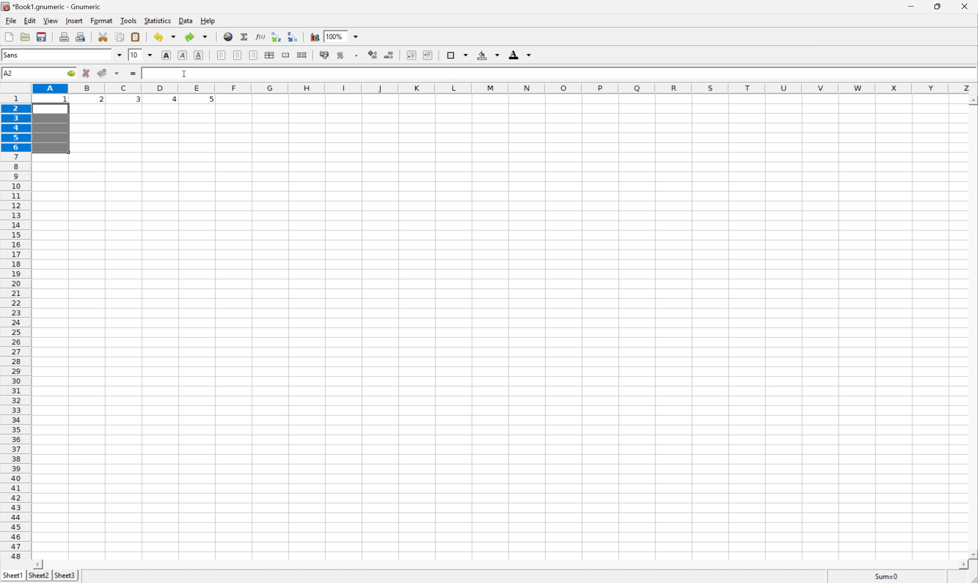 This screenshot has width=978, height=583. I want to click on format selection as percentage, so click(341, 56).